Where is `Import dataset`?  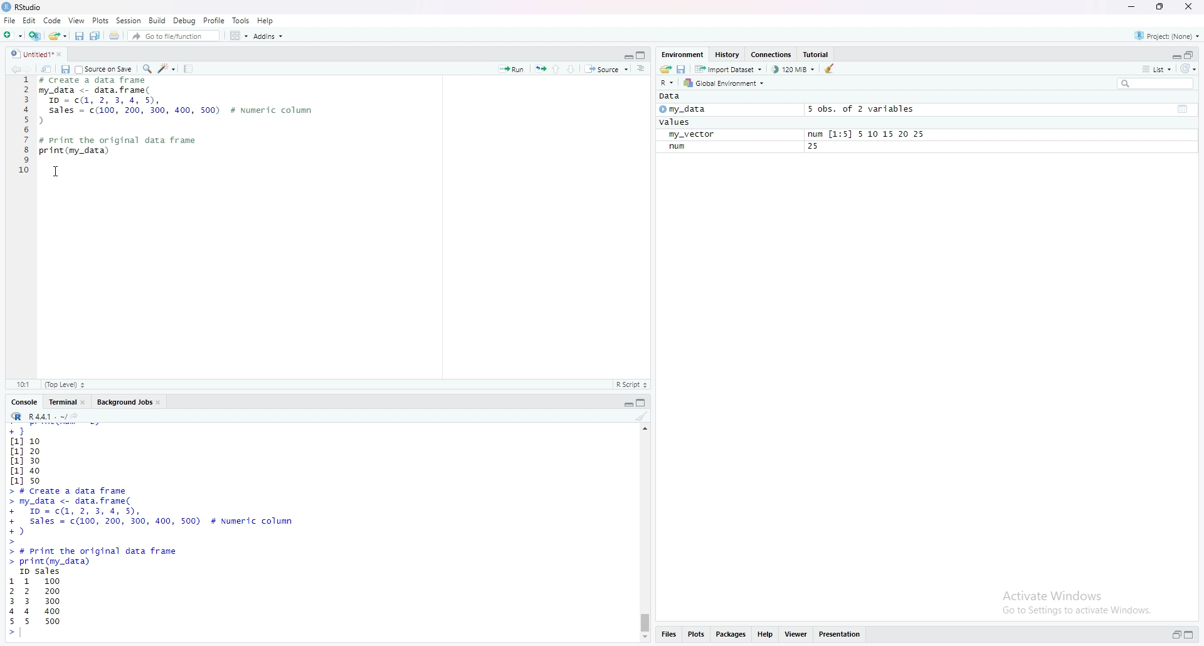
Import dataset is located at coordinates (731, 70).